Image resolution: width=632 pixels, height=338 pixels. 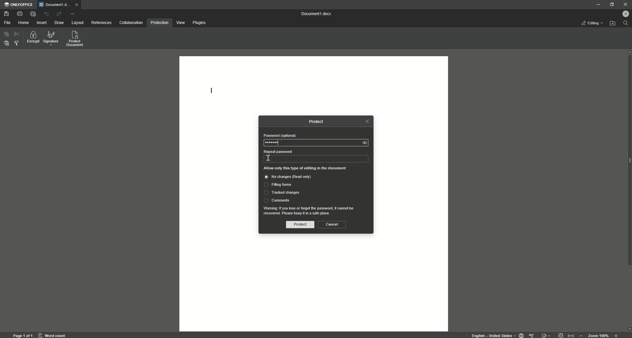 What do you see at coordinates (24, 22) in the screenshot?
I see `Home` at bounding box center [24, 22].